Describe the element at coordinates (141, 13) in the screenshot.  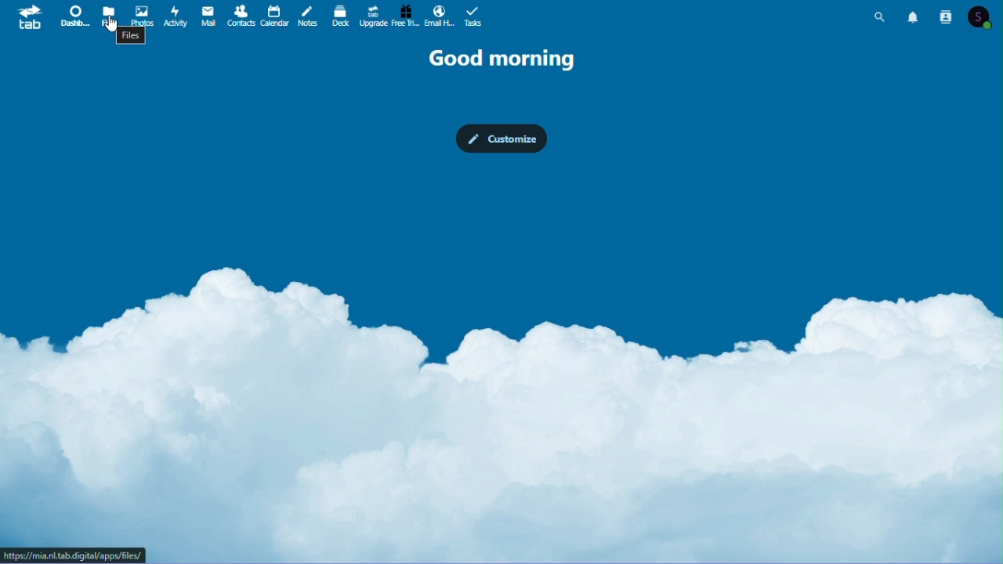
I see `photos` at that location.